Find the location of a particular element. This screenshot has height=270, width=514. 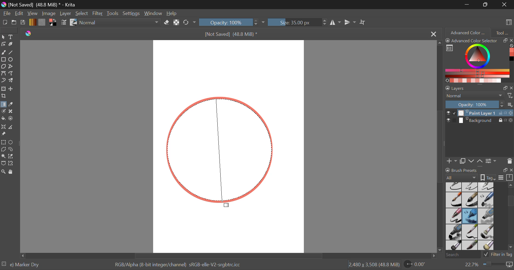

Horizontal Mirror Tool is located at coordinates (335, 22).